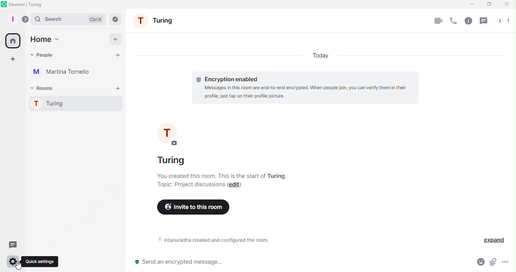 The image size is (516, 272). Describe the element at coordinates (157, 22) in the screenshot. I see `Room` at that location.